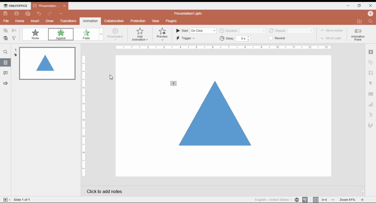 This screenshot has width=376, height=203. I want to click on table  setting, so click(370, 94).